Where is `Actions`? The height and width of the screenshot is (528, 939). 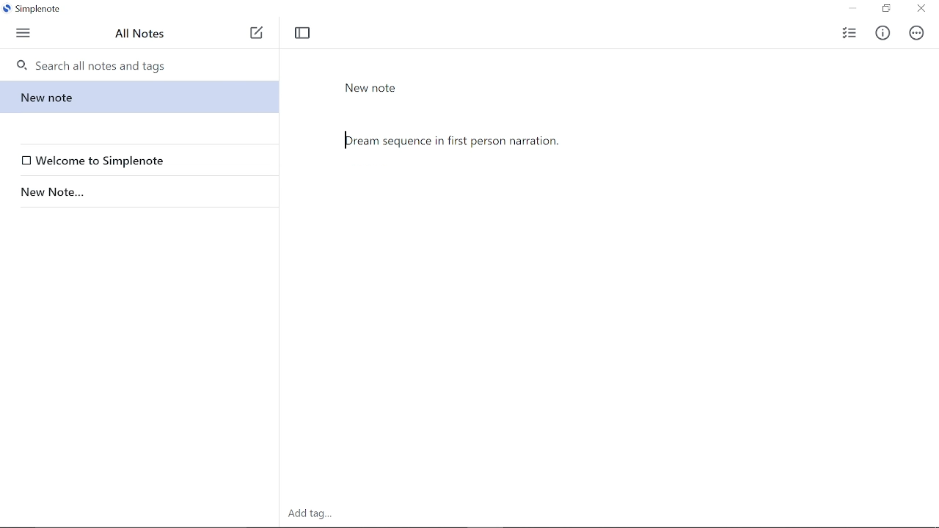 Actions is located at coordinates (917, 33).